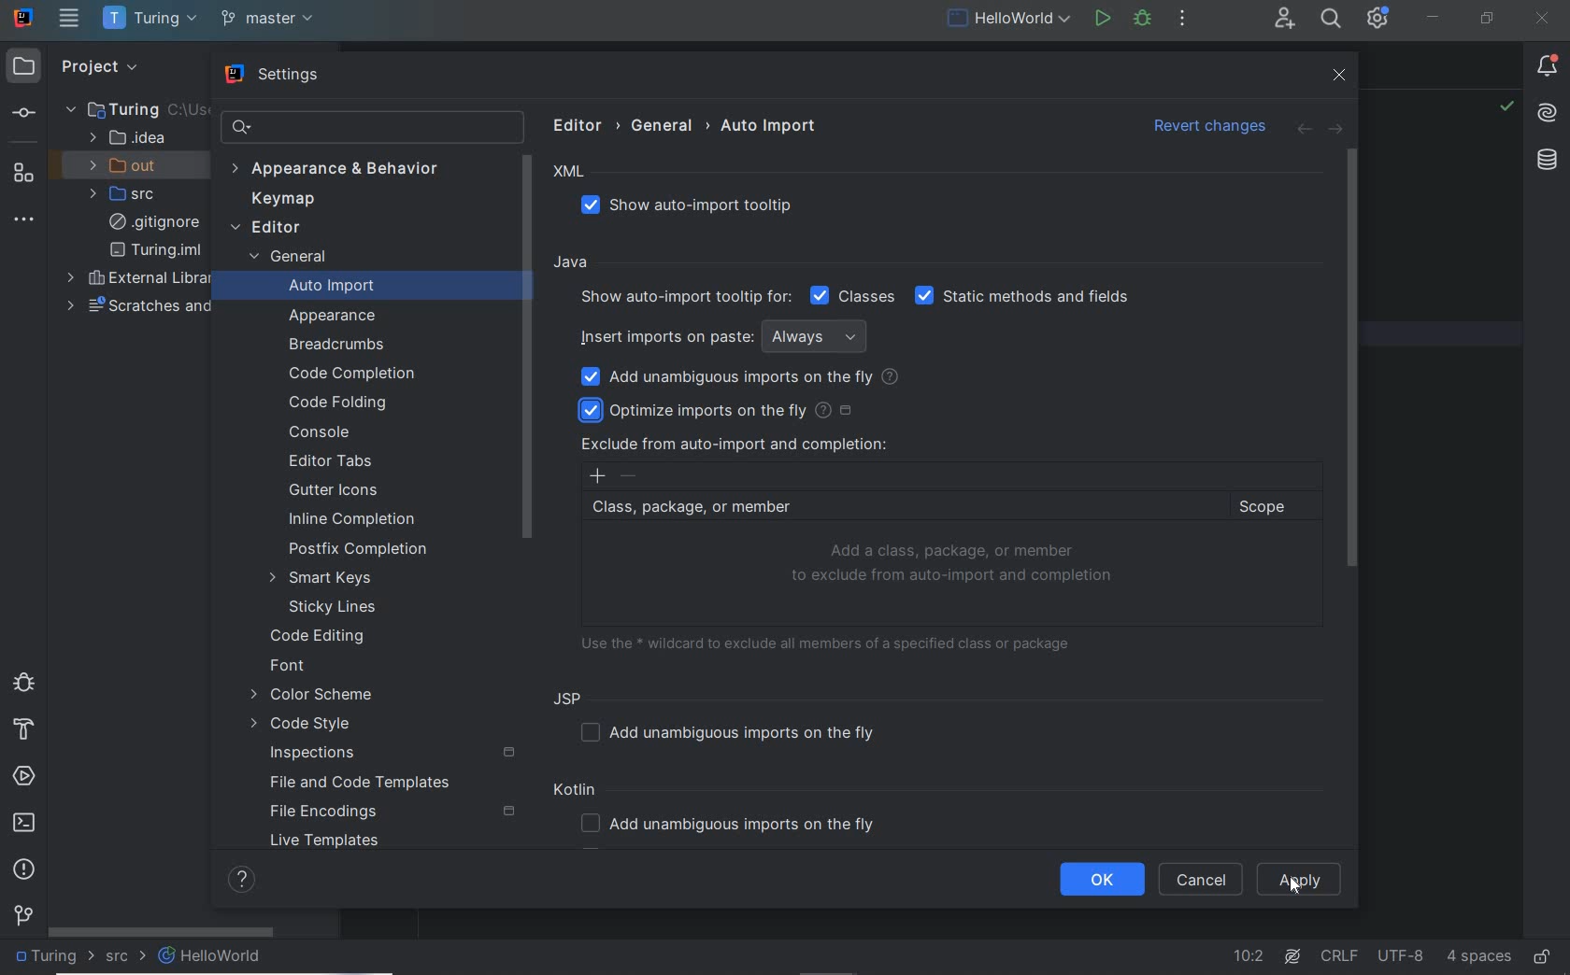 The height and width of the screenshot is (975, 1570). Describe the element at coordinates (735, 732) in the screenshot. I see `ADD UNAMBIGUOUS IMPORTS ON THE FLY` at that location.